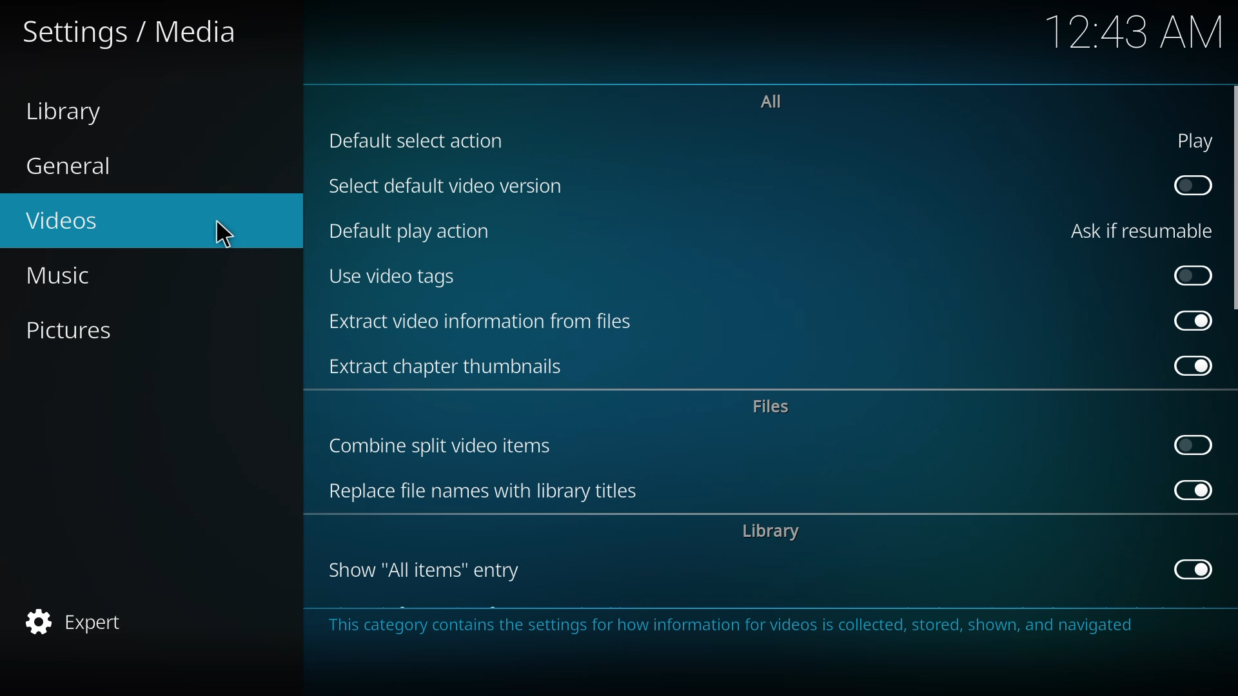  I want to click on play, so click(1197, 140).